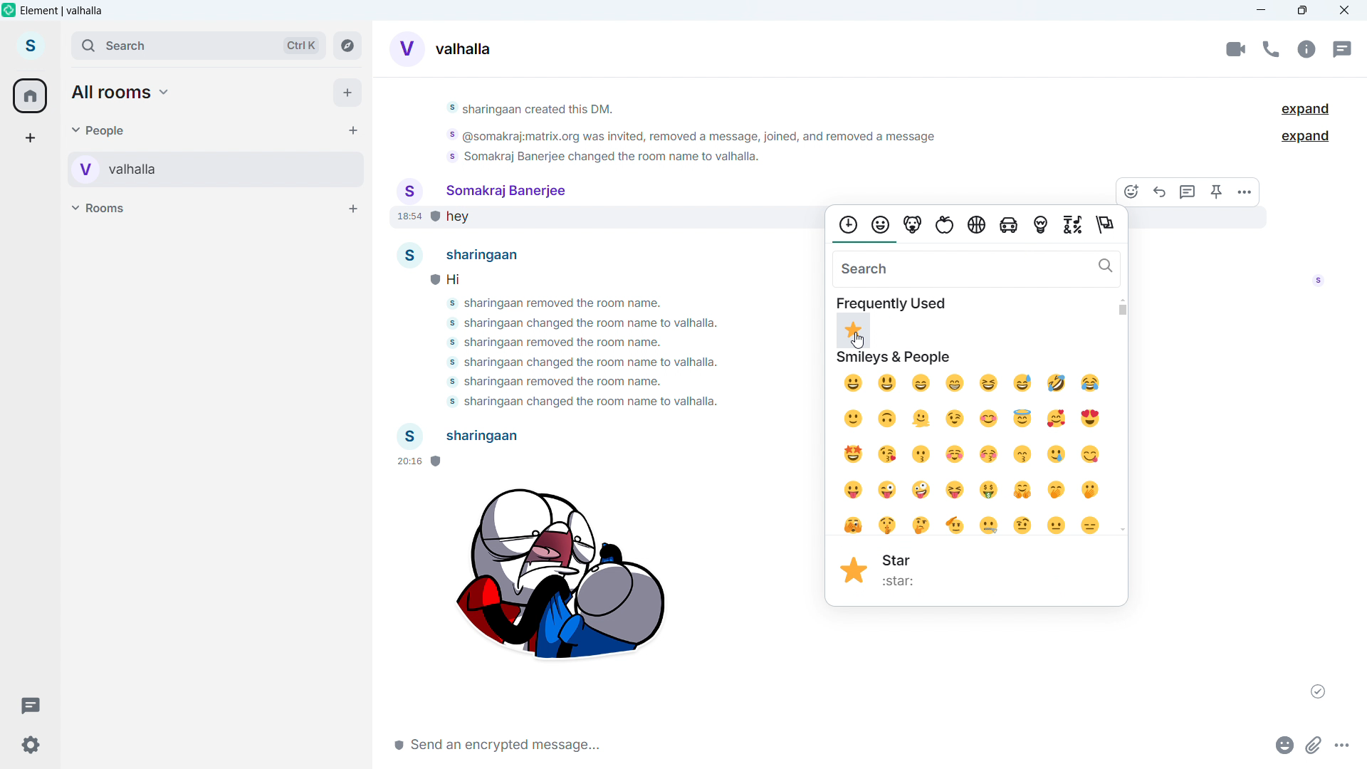 The height and width of the screenshot is (769, 1367). Describe the element at coordinates (1091, 527) in the screenshot. I see `expressionless face` at that location.